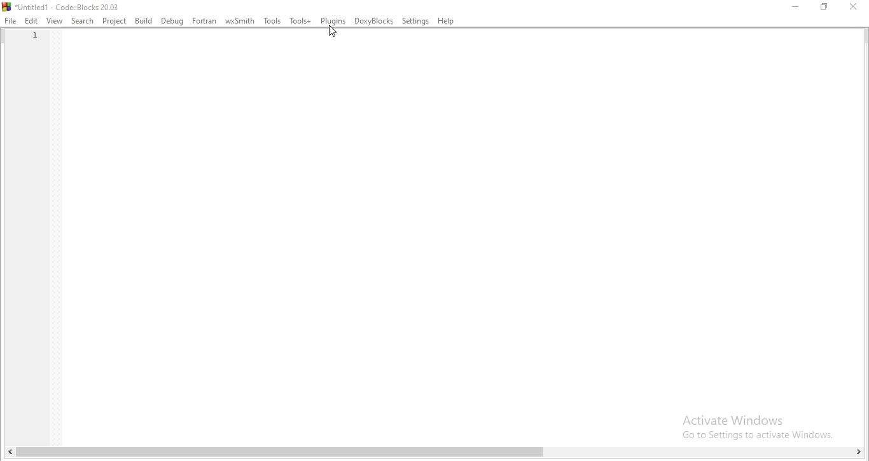 The height and width of the screenshot is (461, 869). What do you see at coordinates (461, 239) in the screenshot?
I see `coding area` at bounding box center [461, 239].